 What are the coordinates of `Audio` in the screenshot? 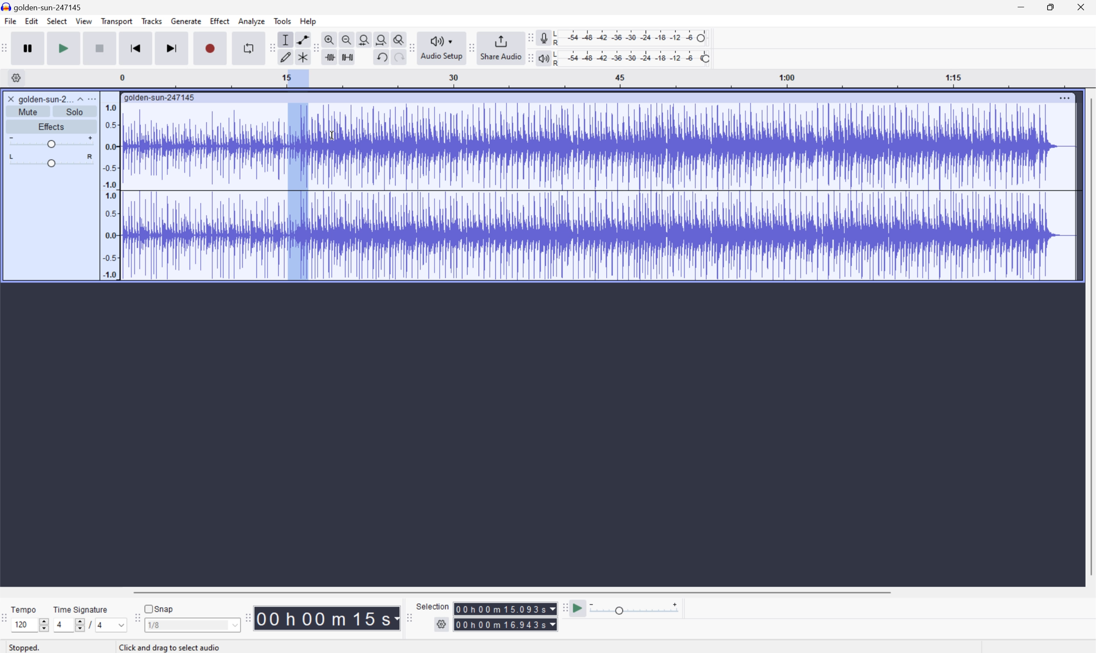 It's located at (598, 190).